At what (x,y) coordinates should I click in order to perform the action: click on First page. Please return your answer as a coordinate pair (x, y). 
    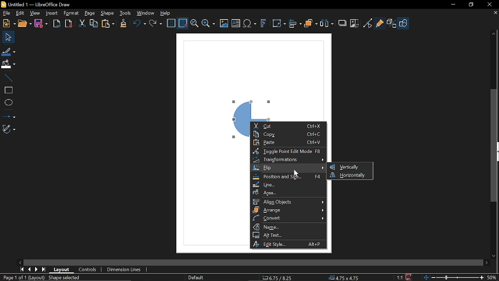
    Looking at the image, I should click on (22, 269).